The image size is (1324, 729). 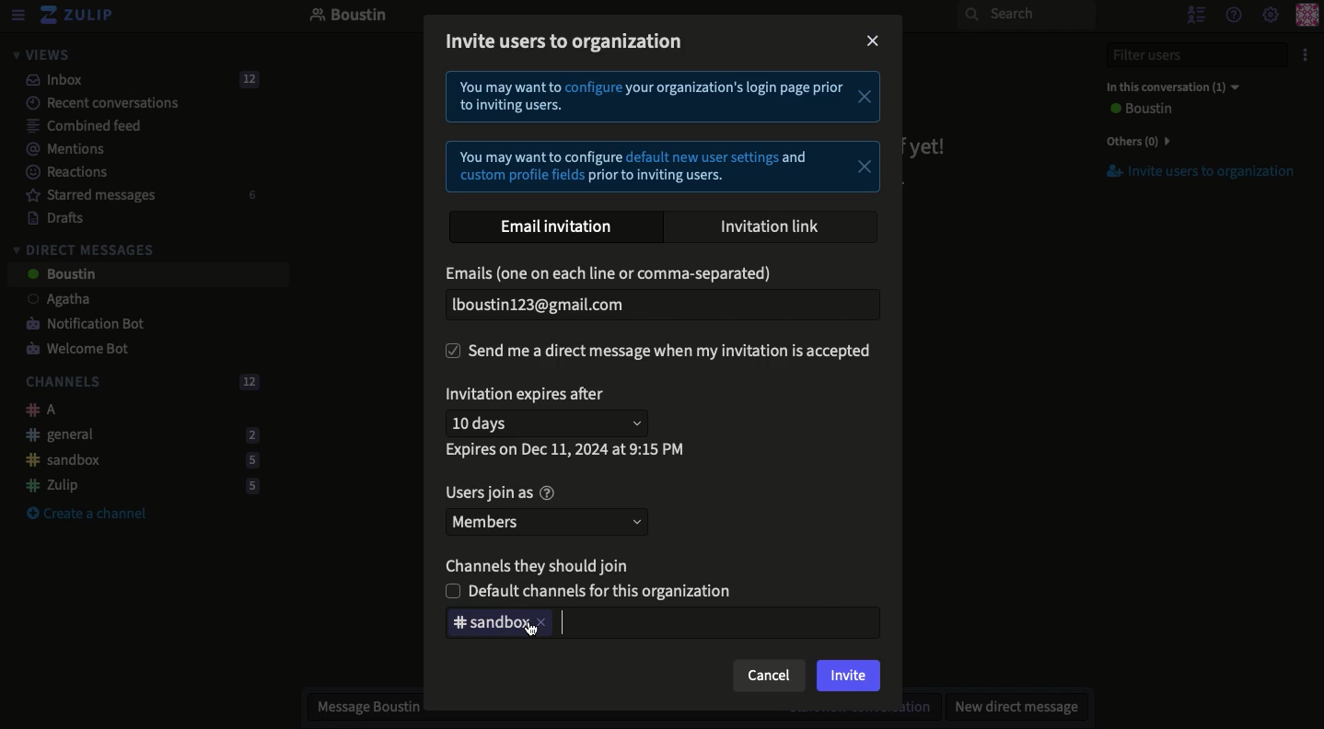 I want to click on Hide users list, so click(x=1194, y=14).